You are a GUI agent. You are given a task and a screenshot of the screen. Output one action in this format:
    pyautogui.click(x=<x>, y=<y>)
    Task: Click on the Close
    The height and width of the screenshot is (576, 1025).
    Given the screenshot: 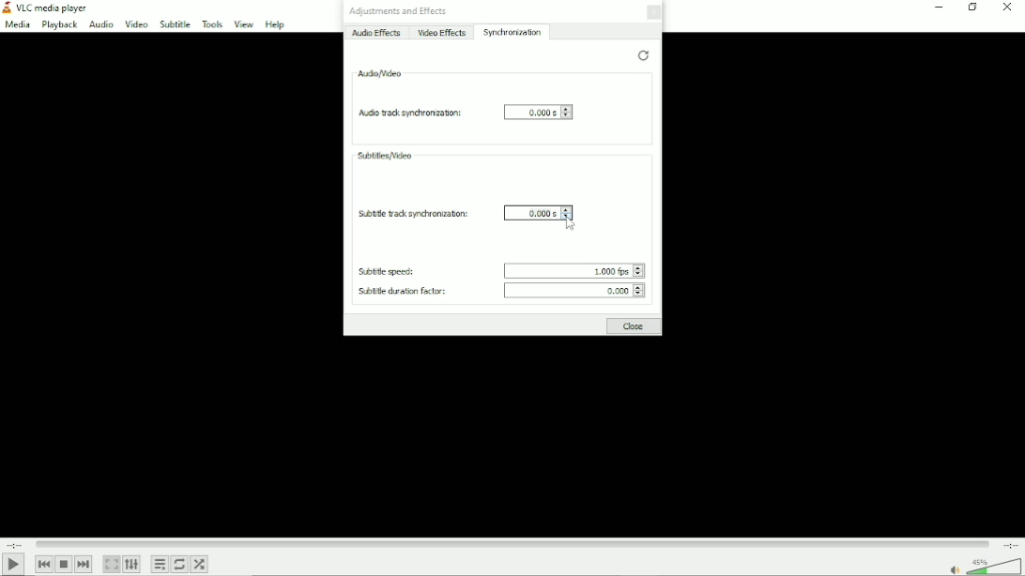 What is the action you would take?
    pyautogui.click(x=652, y=12)
    